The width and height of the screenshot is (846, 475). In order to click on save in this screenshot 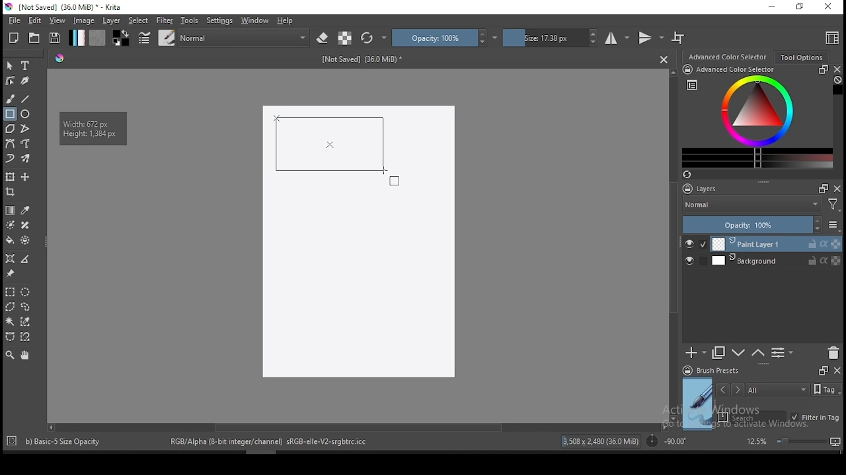, I will do `click(55, 38)`.